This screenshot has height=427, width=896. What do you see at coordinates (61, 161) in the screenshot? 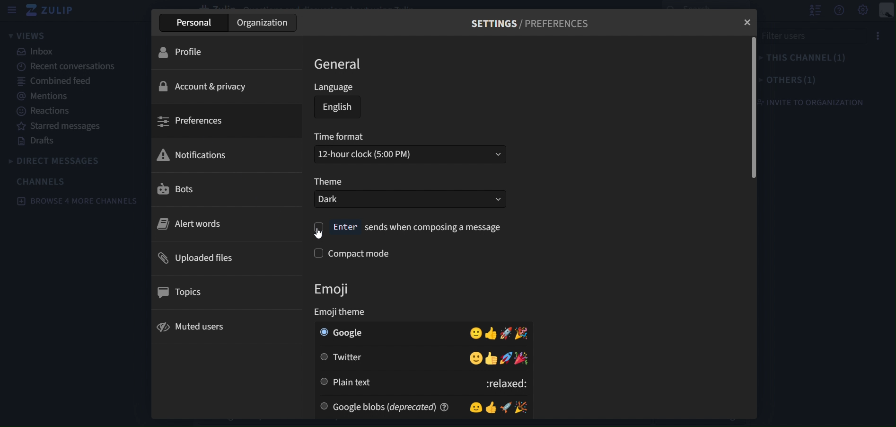
I see `direct messages` at bounding box center [61, 161].